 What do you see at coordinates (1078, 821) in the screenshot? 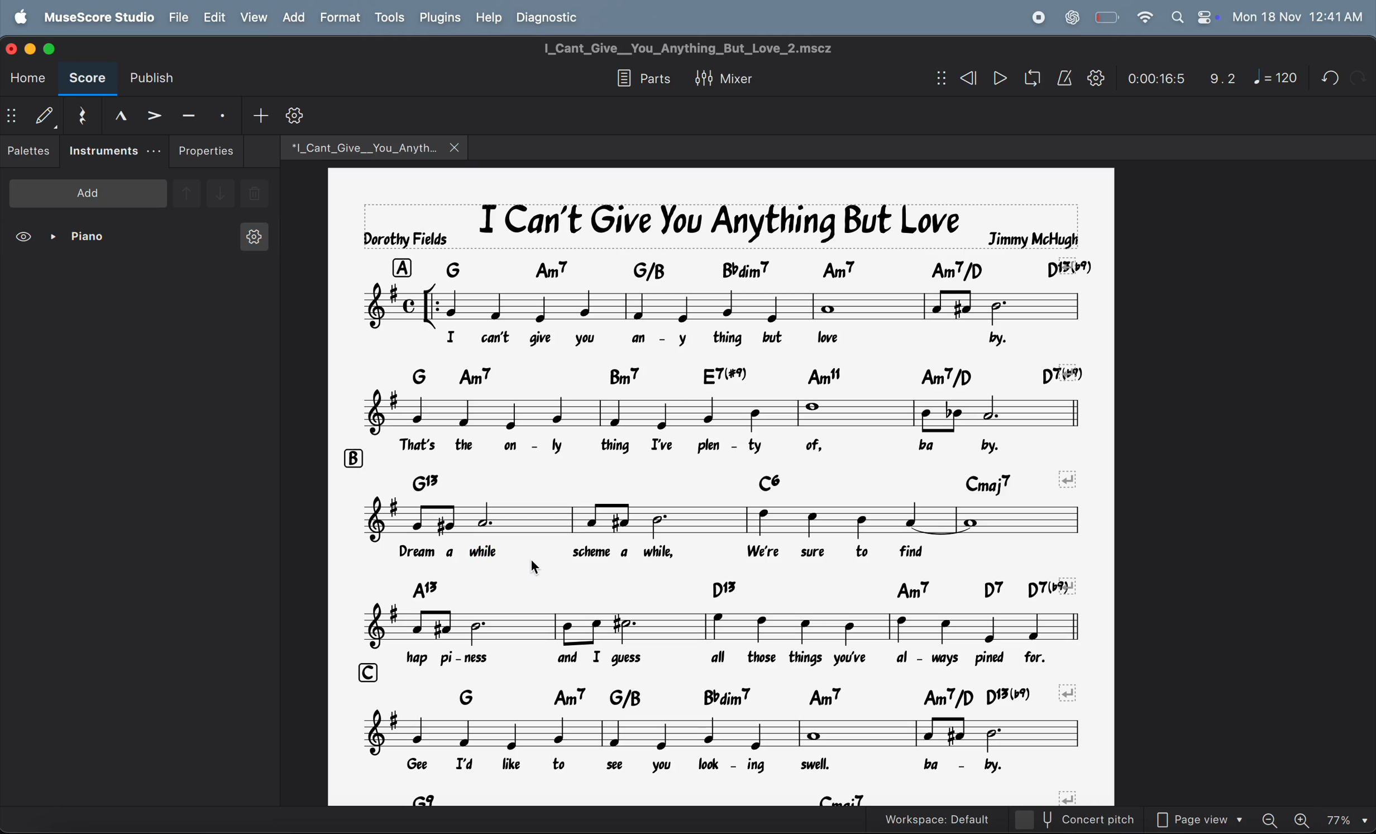
I see `concert pitch` at bounding box center [1078, 821].